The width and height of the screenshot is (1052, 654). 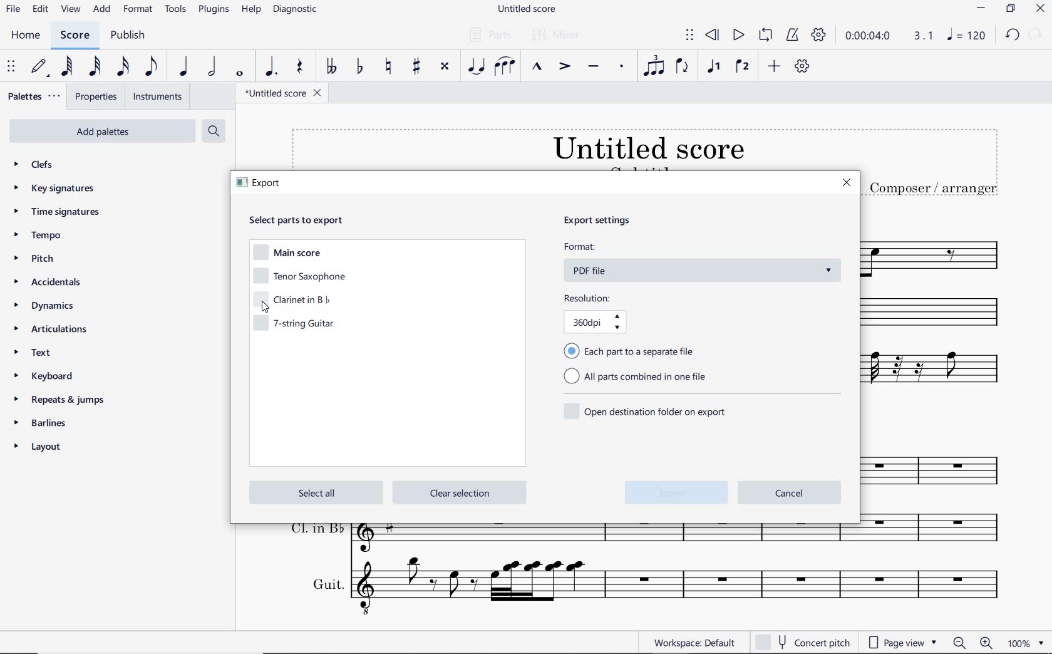 I want to click on PLUGINS, so click(x=215, y=12).